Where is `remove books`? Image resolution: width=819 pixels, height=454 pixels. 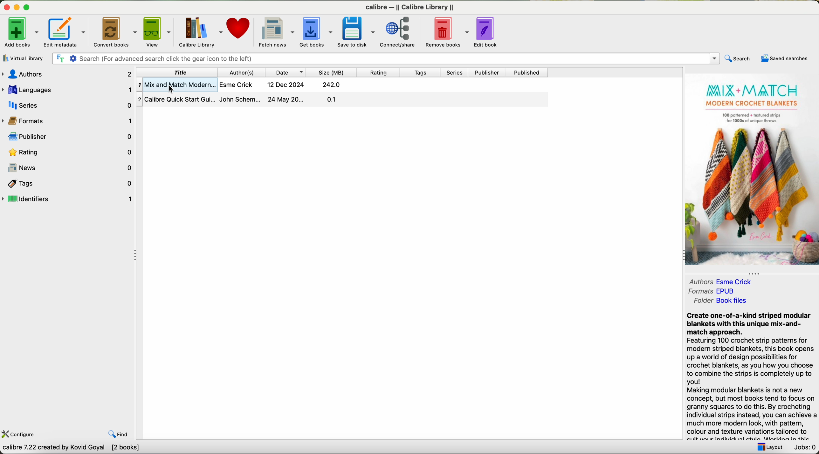 remove books is located at coordinates (447, 31).